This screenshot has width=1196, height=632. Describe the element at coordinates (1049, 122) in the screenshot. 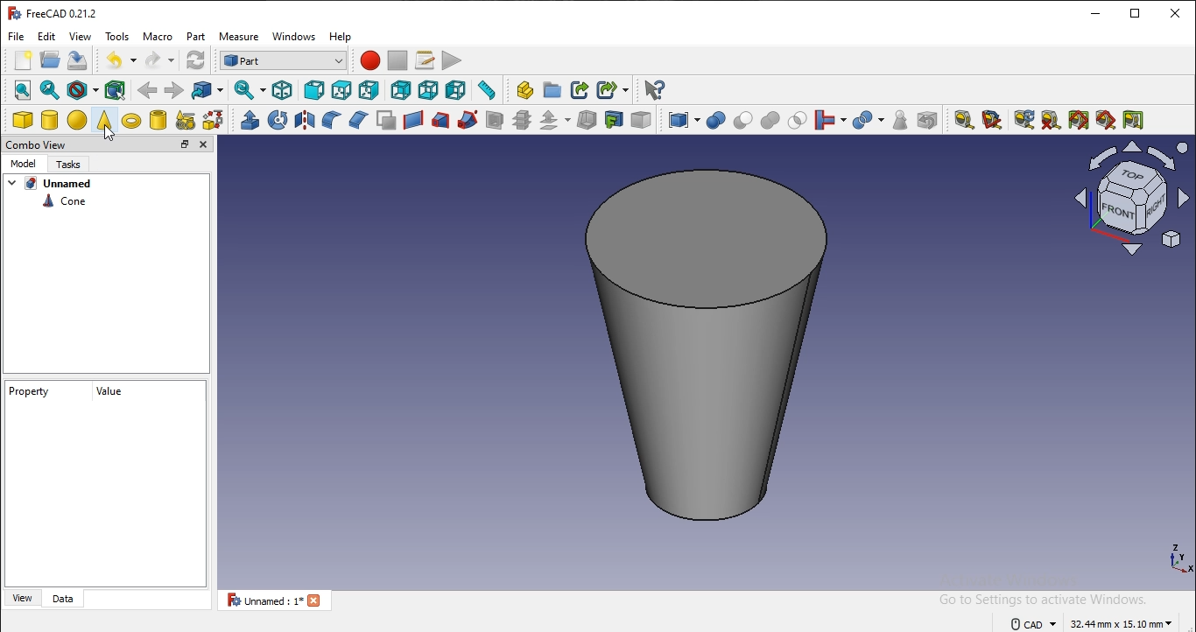

I see `clear all` at that location.